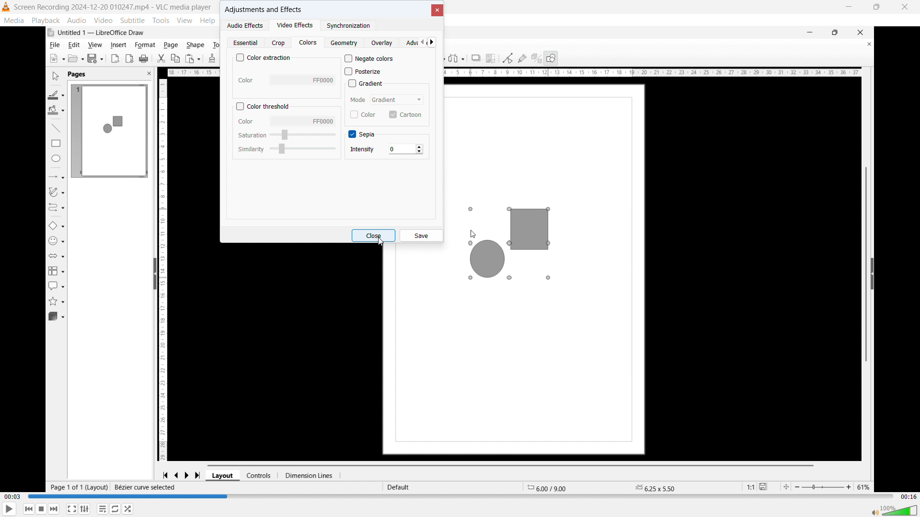 This screenshot has width=920, height=517. I want to click on Scroll right , so click(432, 42).